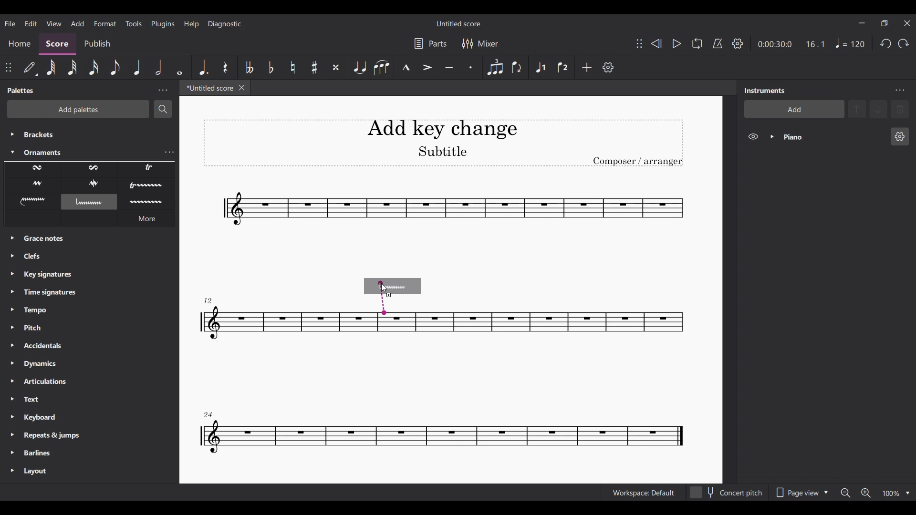  What do you see at coordinates (381, 67) in the screenshot?
I see `Slur` at bounding box center [381, 67].